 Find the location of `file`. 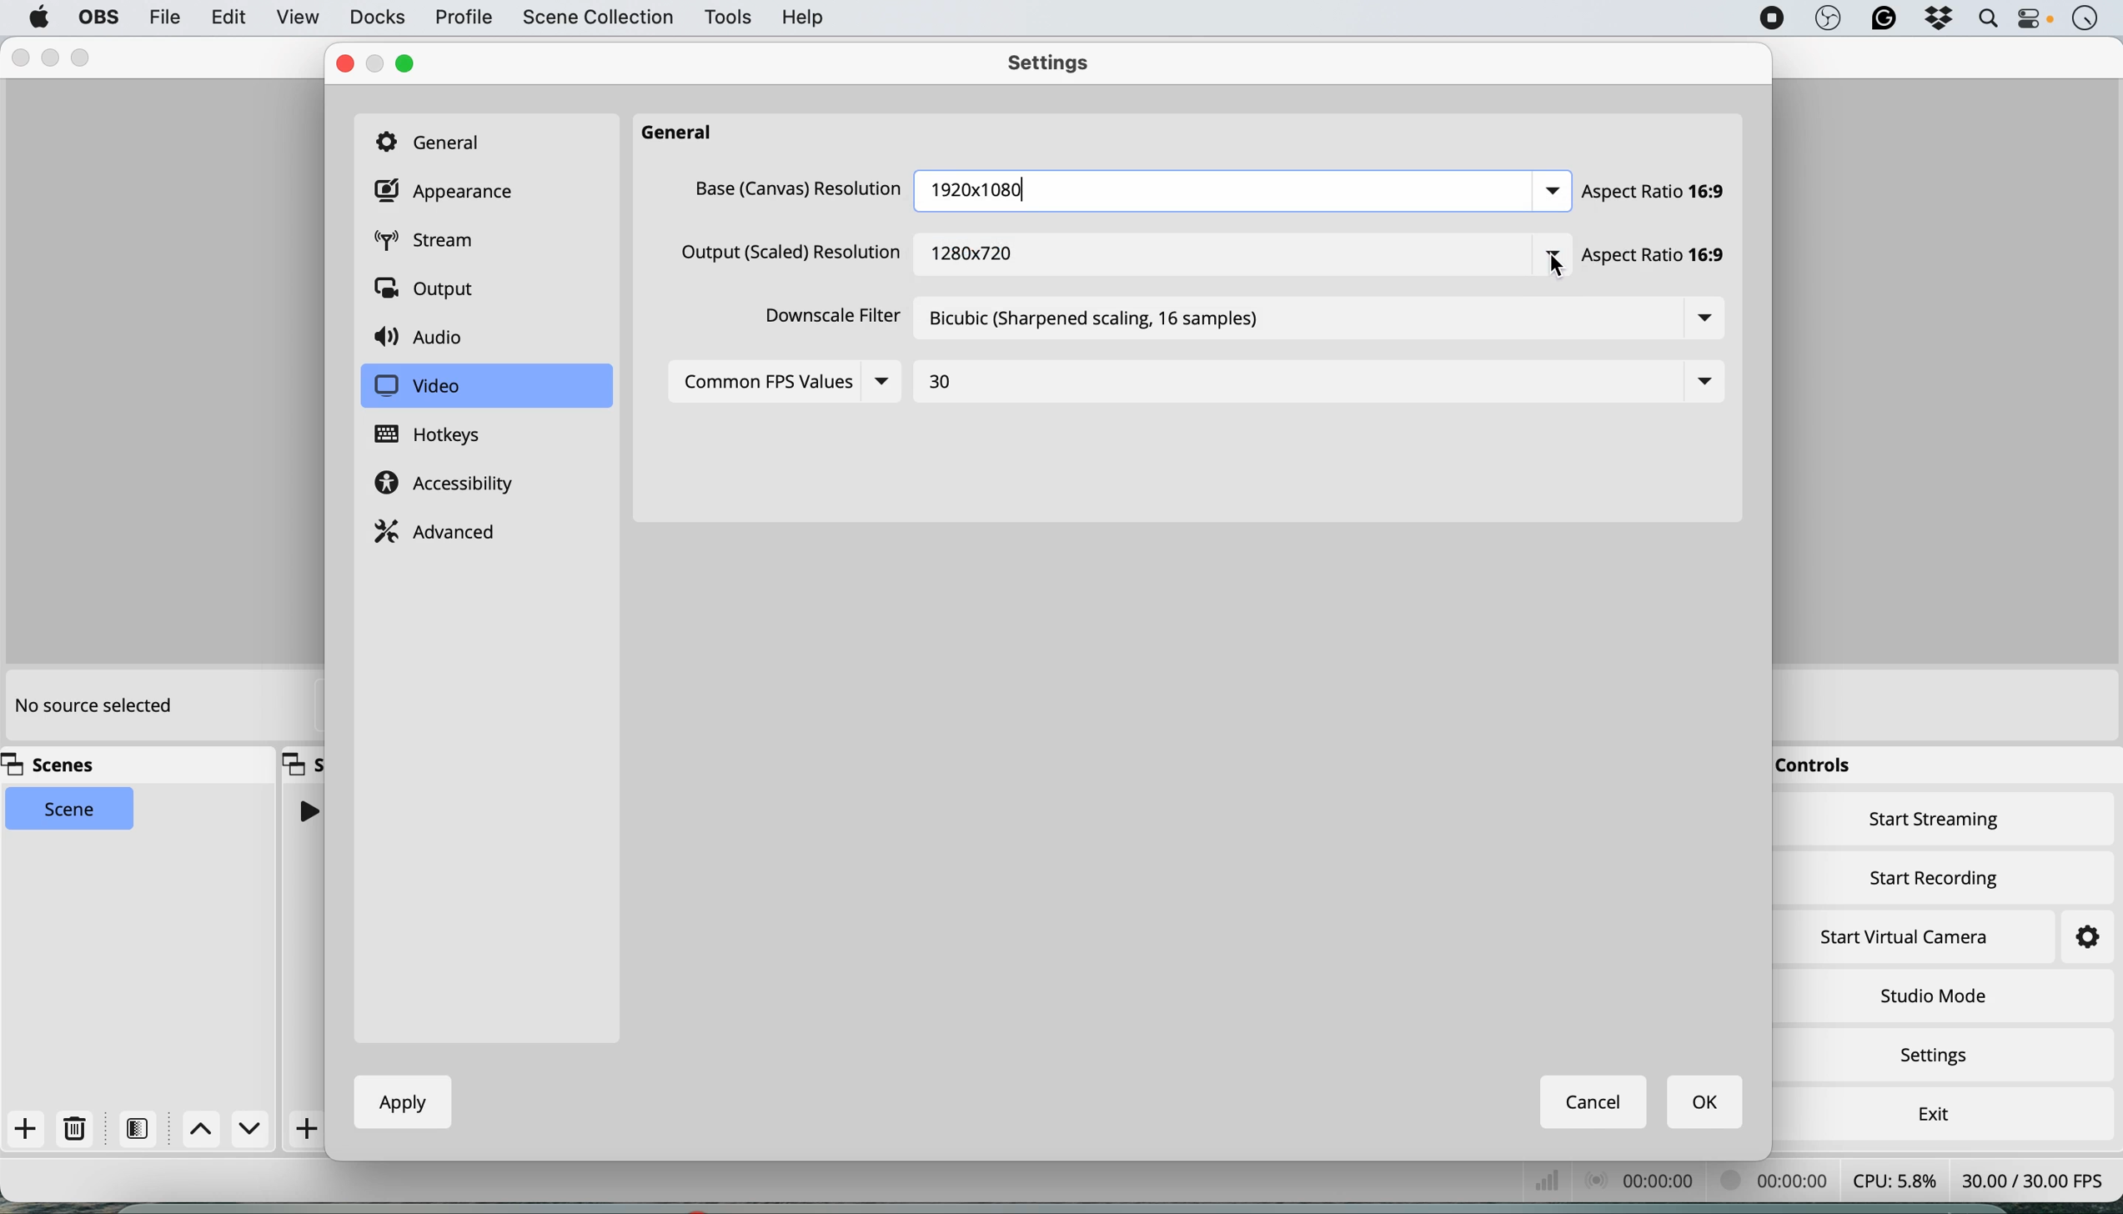

file is located at coordinates (163, 17).